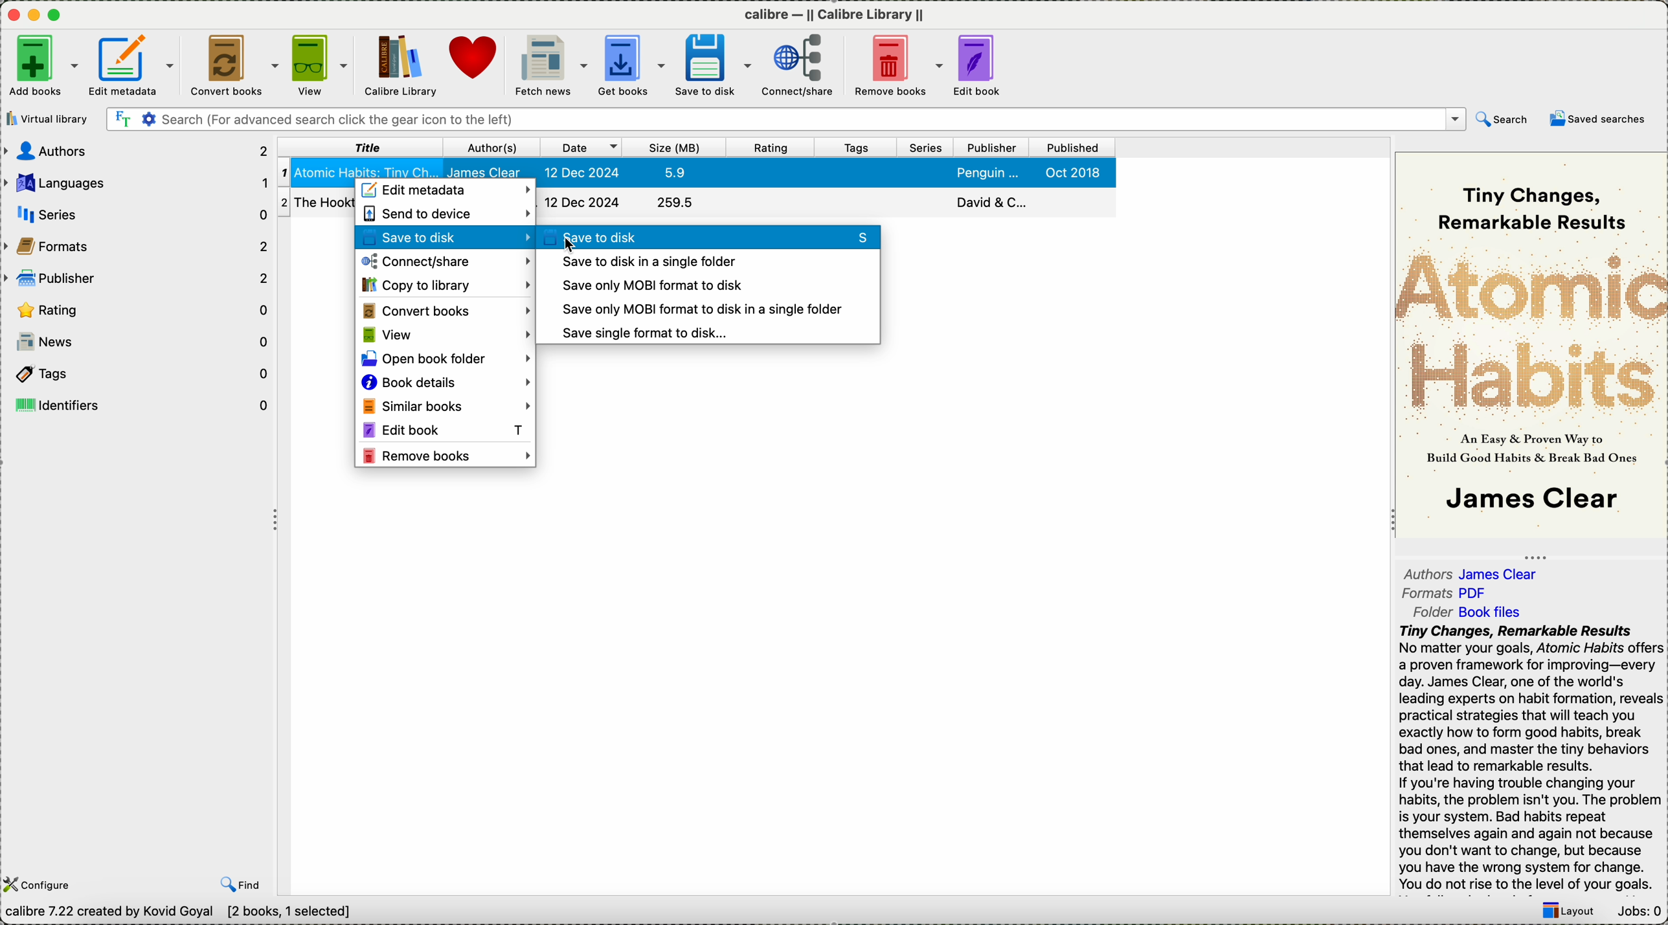 The image size is (1668, 925). I want to click on publisher, so click(991, 148).